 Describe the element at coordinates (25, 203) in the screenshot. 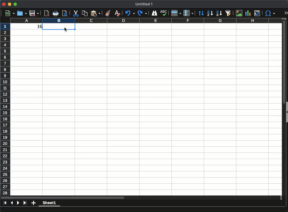

I see `last sheet` at that location.